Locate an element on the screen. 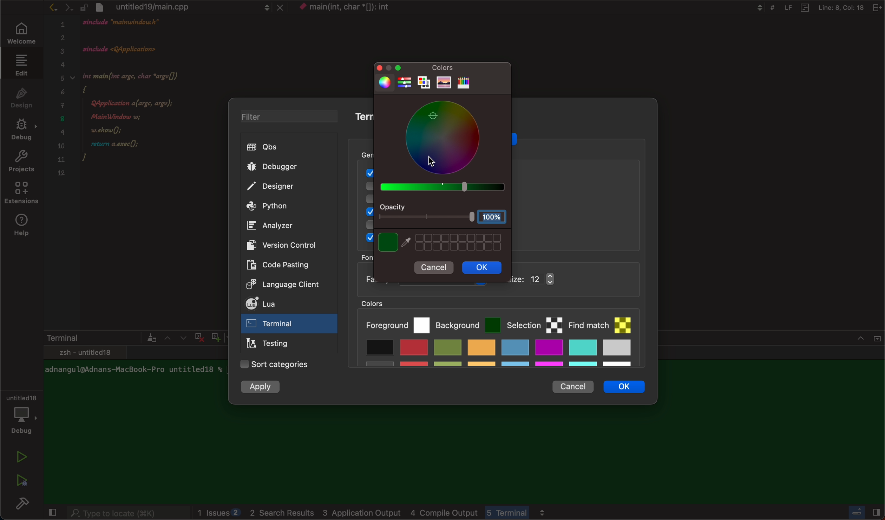  opacity is located at coordinates (444, 214).